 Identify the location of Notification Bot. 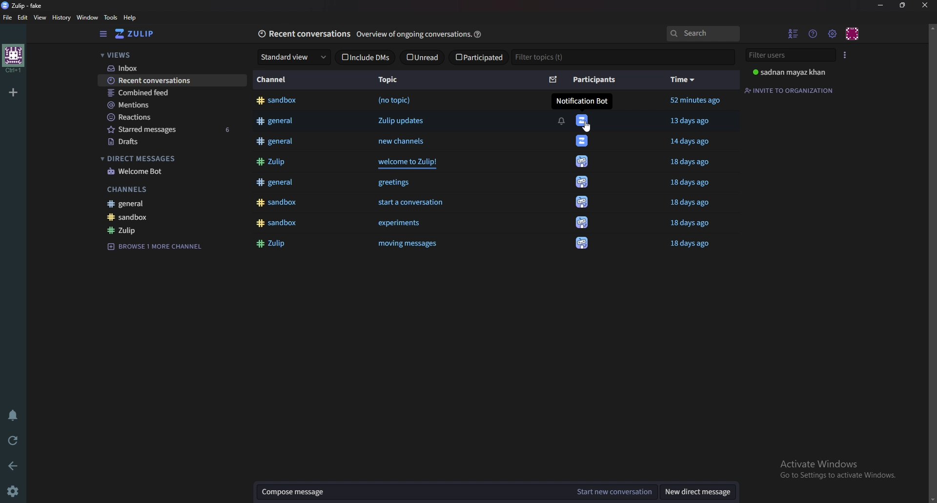
(581, 101).